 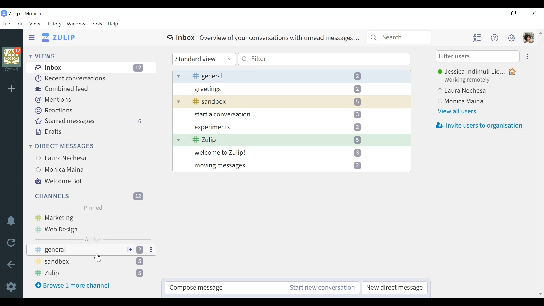 I want to click on Standard View, so click(x=203, y=59).